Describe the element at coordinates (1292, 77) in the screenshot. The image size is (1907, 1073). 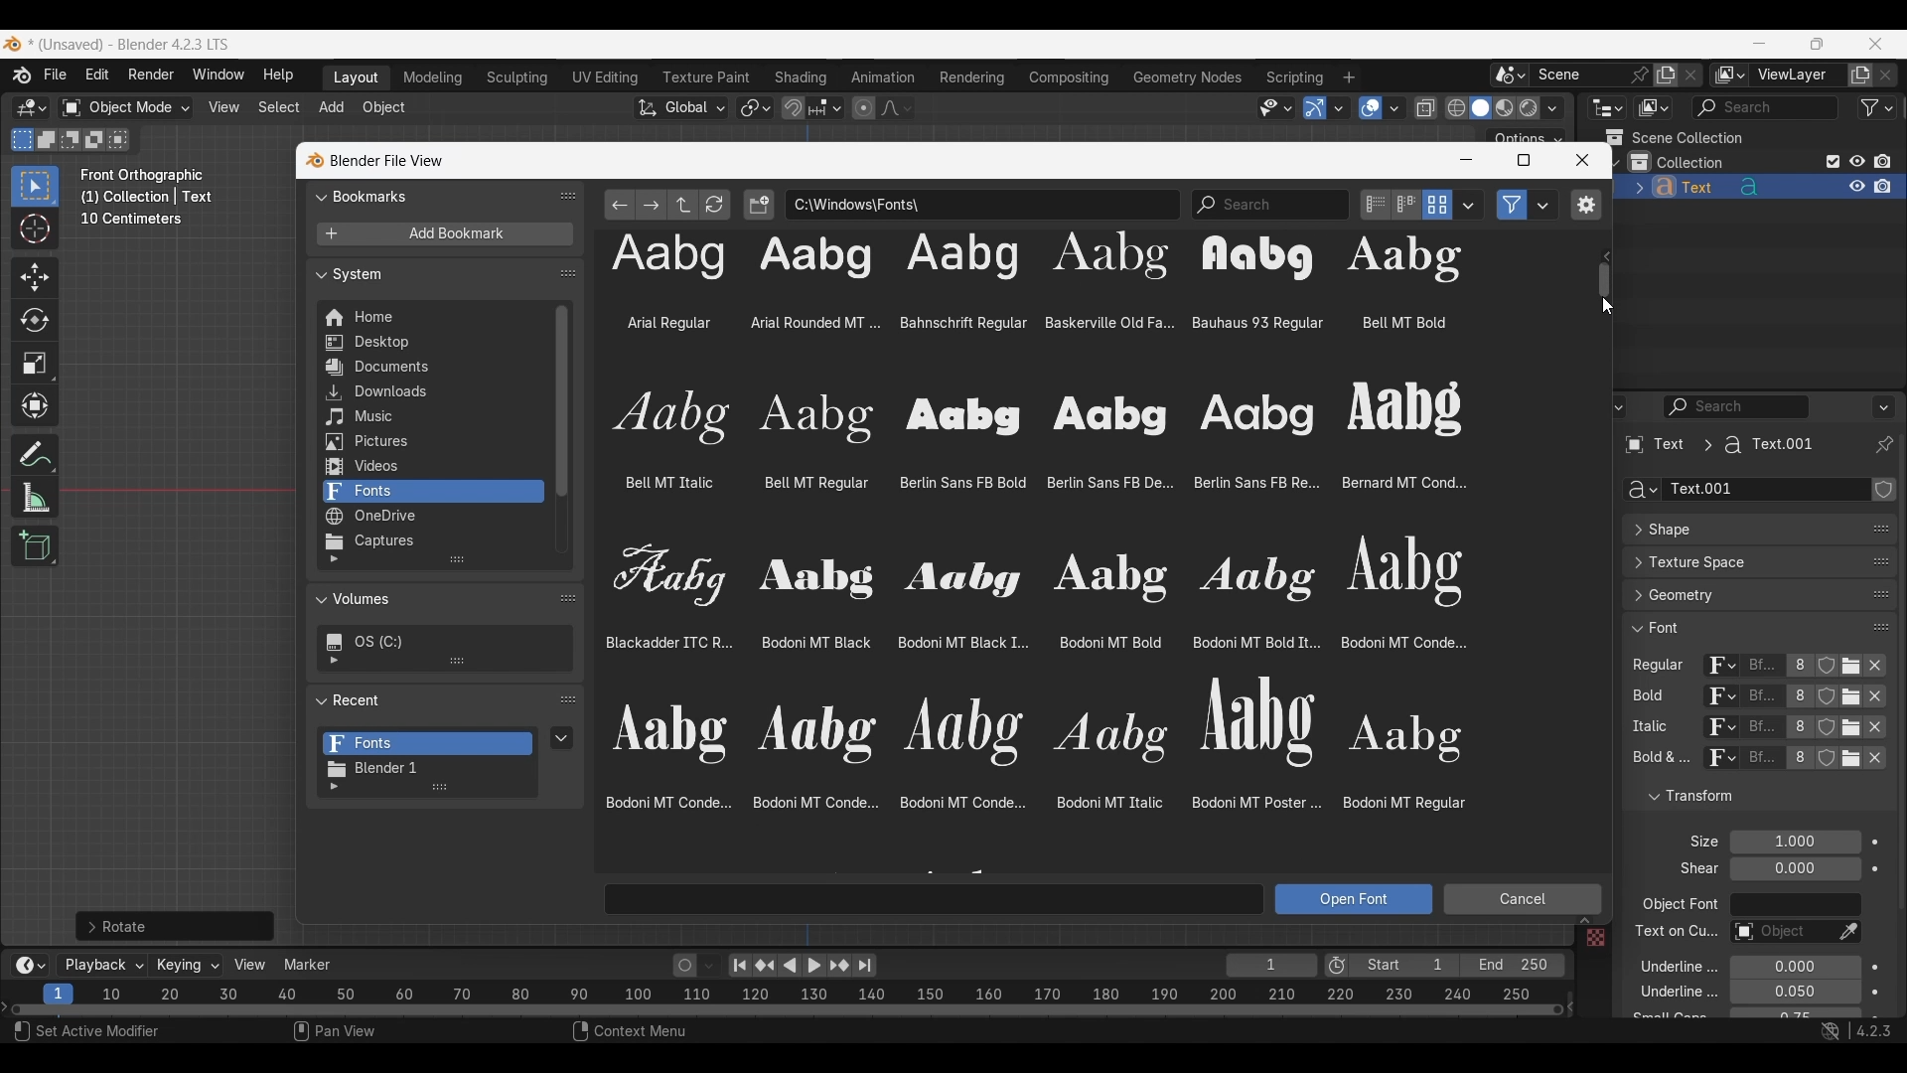
I see `Scripting workspace` at that location.